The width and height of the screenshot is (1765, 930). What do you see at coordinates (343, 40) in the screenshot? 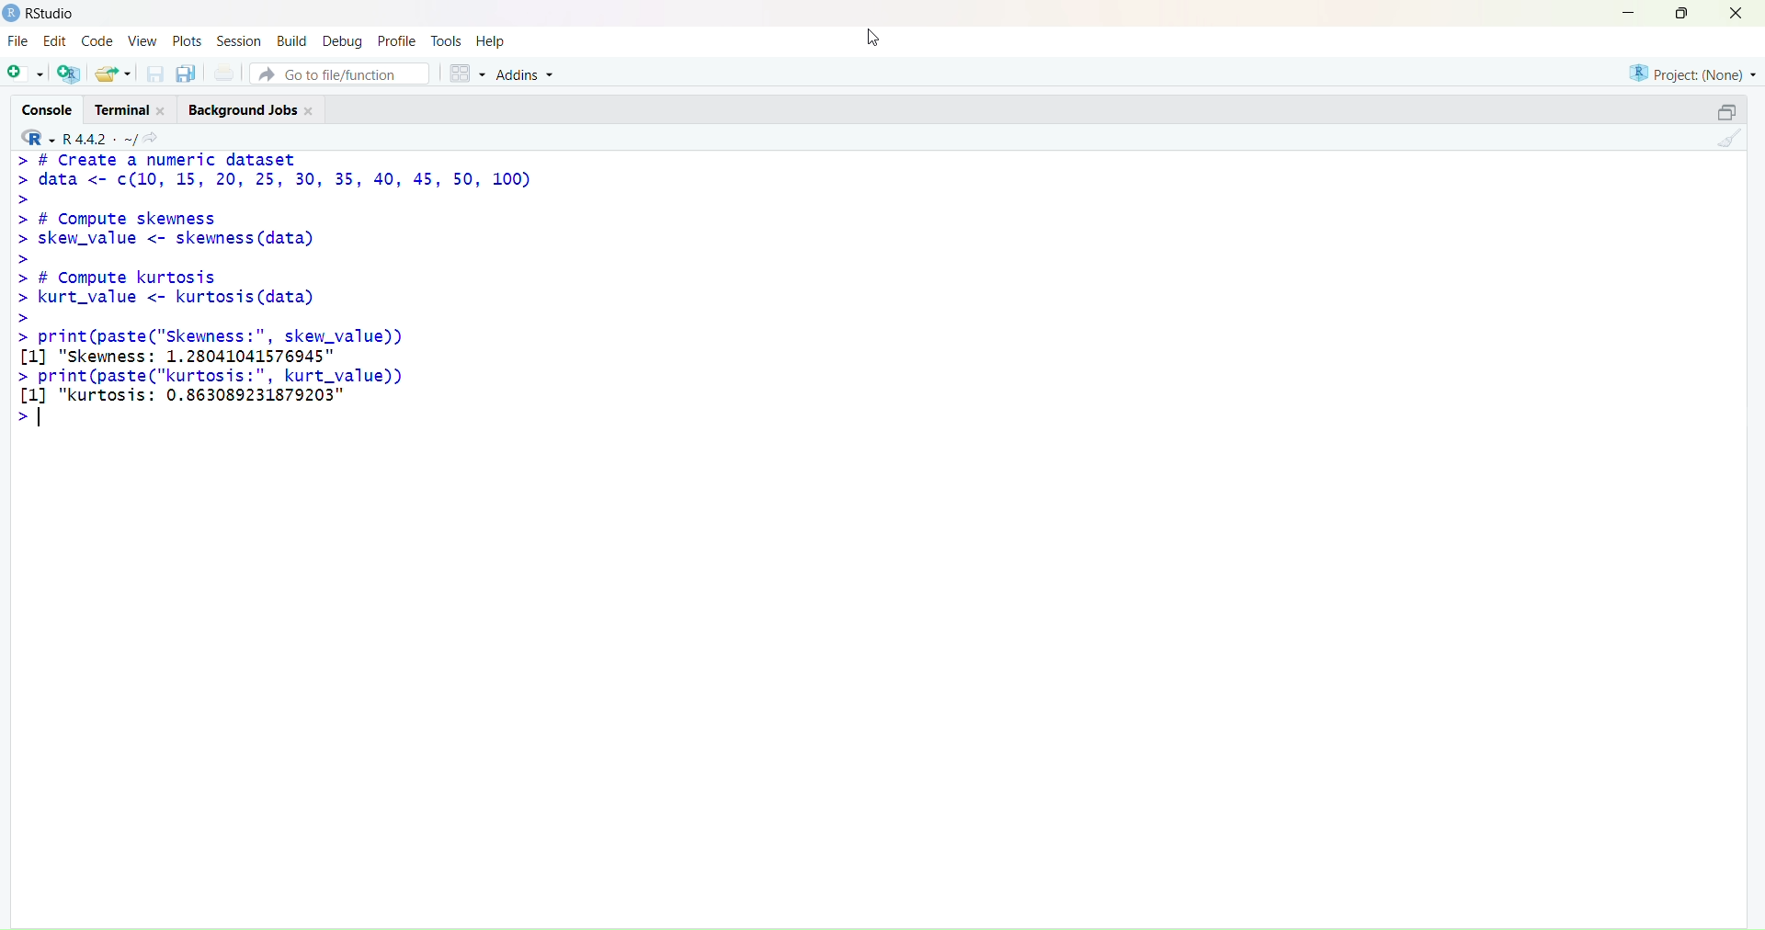
I see `Debug` at bounding box center [343, 40].